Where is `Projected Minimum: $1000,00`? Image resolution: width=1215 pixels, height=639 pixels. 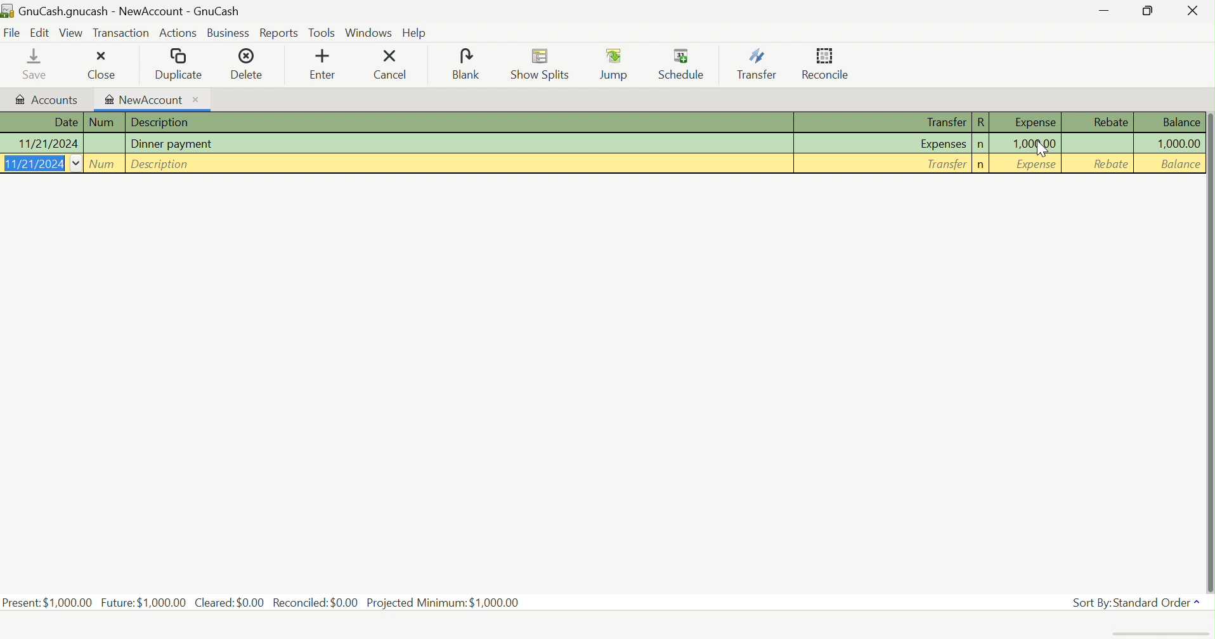 Projected Minimum: $1000,00 is located at coordinates (443, 602).